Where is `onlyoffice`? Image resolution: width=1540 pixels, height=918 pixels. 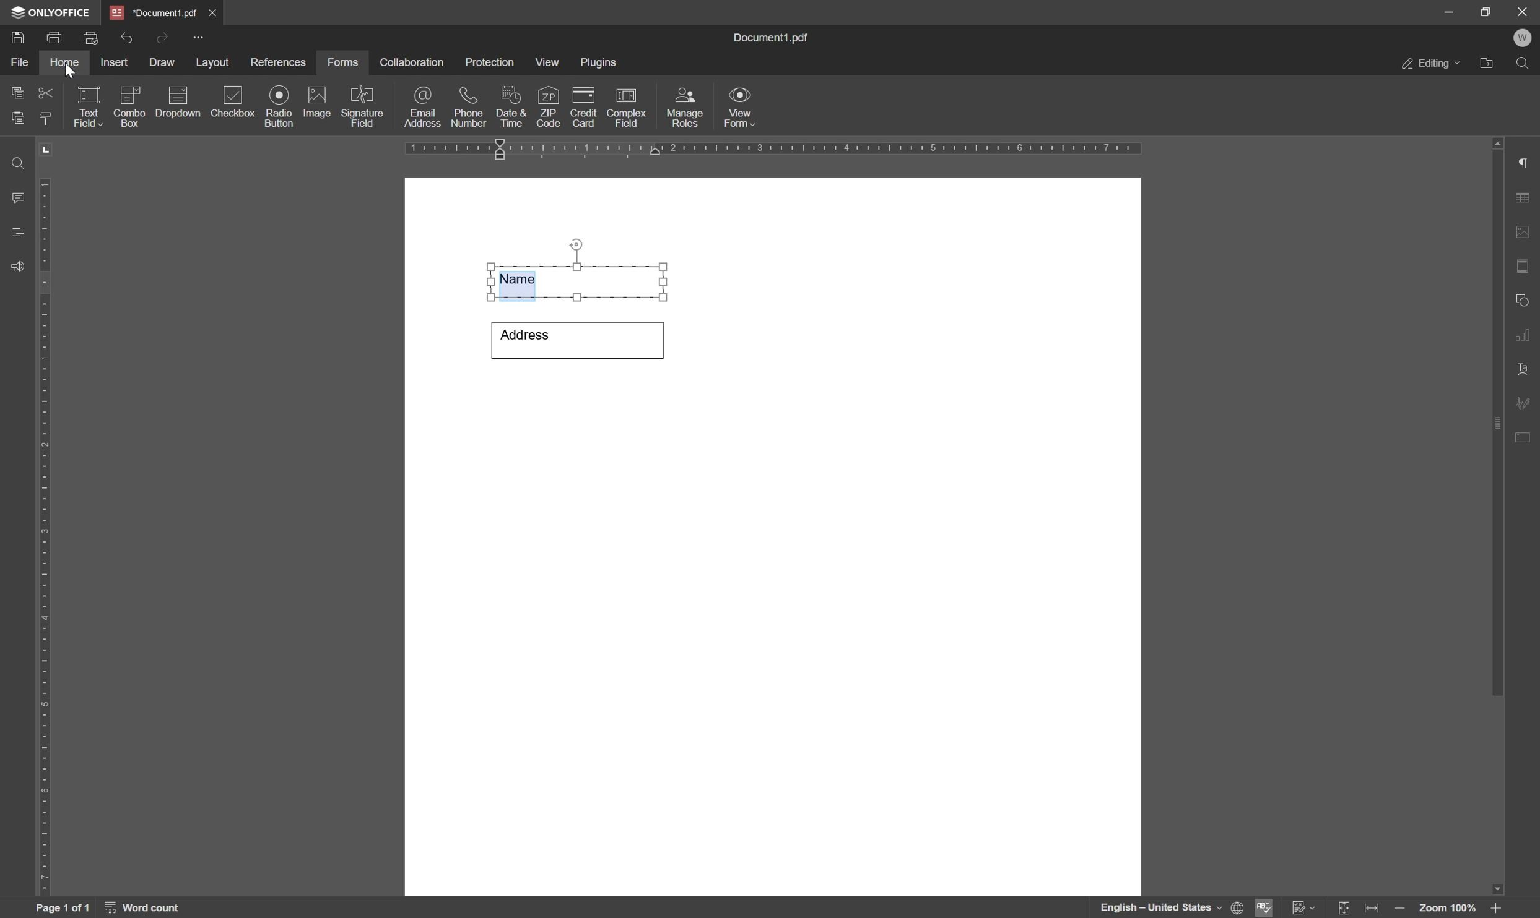 onlyoffice is located at coordinates (52, 13).